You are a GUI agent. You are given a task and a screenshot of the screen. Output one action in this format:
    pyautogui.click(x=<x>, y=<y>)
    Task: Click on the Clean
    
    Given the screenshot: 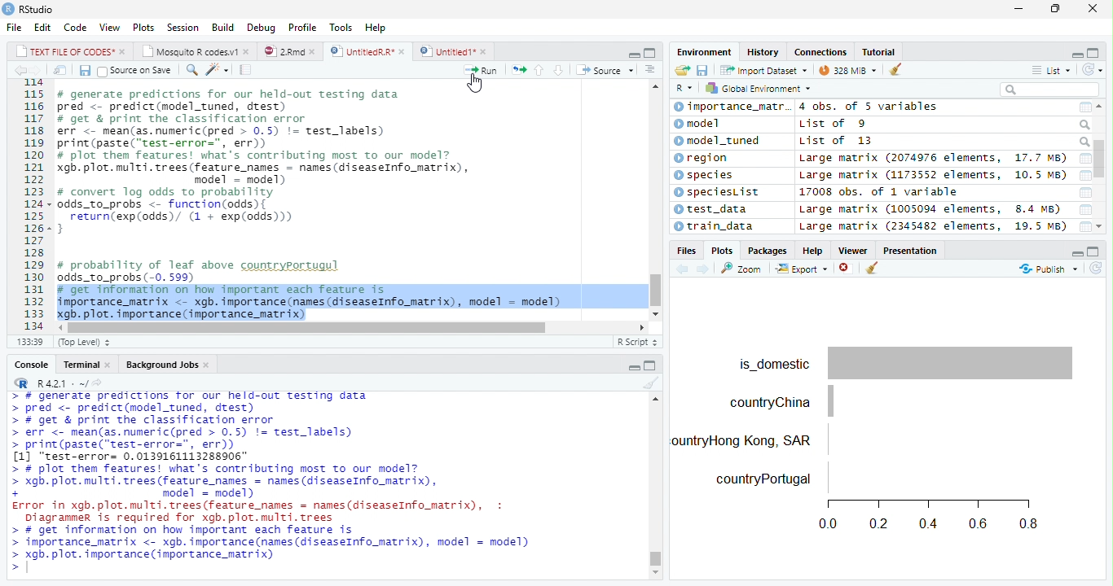 What is the action you would take?
    pyautogui.click(x=648, y=383)
    